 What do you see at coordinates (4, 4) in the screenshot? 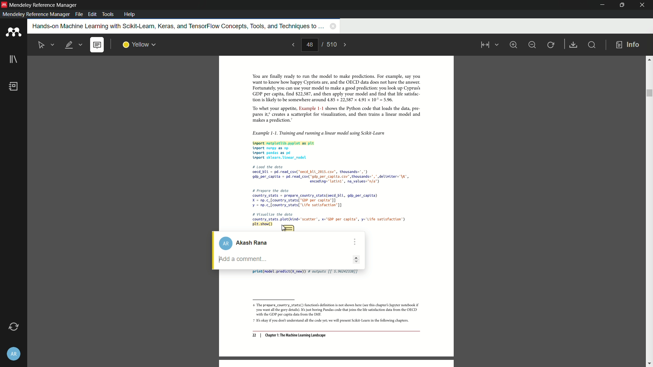
I see `app icon` at bounding box center [4, 4].